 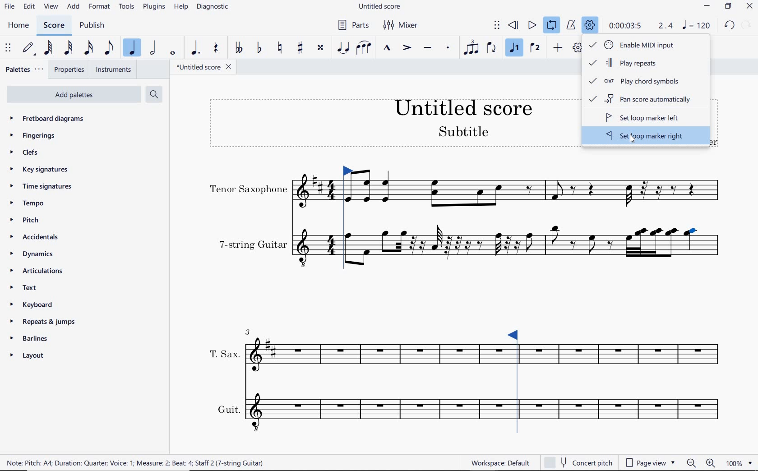 What do you see at coordinates (353, 25) in the screenshot?
I see `PARTS` at bounding box center [353, 25].